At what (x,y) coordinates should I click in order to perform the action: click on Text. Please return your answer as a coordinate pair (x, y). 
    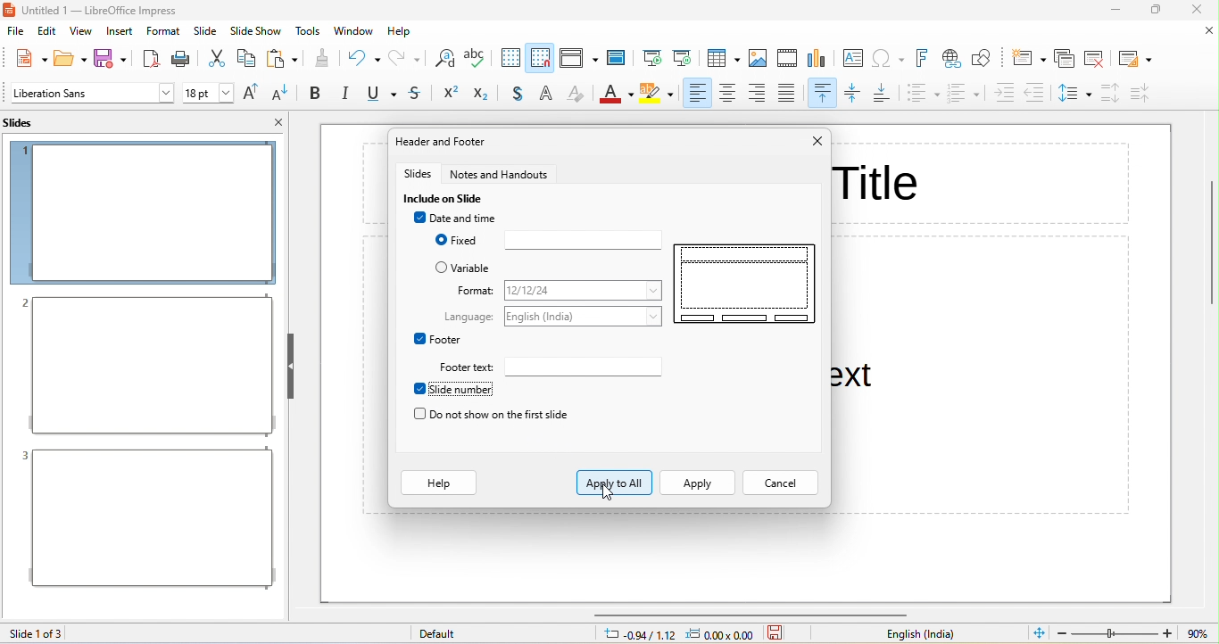
    Looking at the image, I should click on (853, 375).